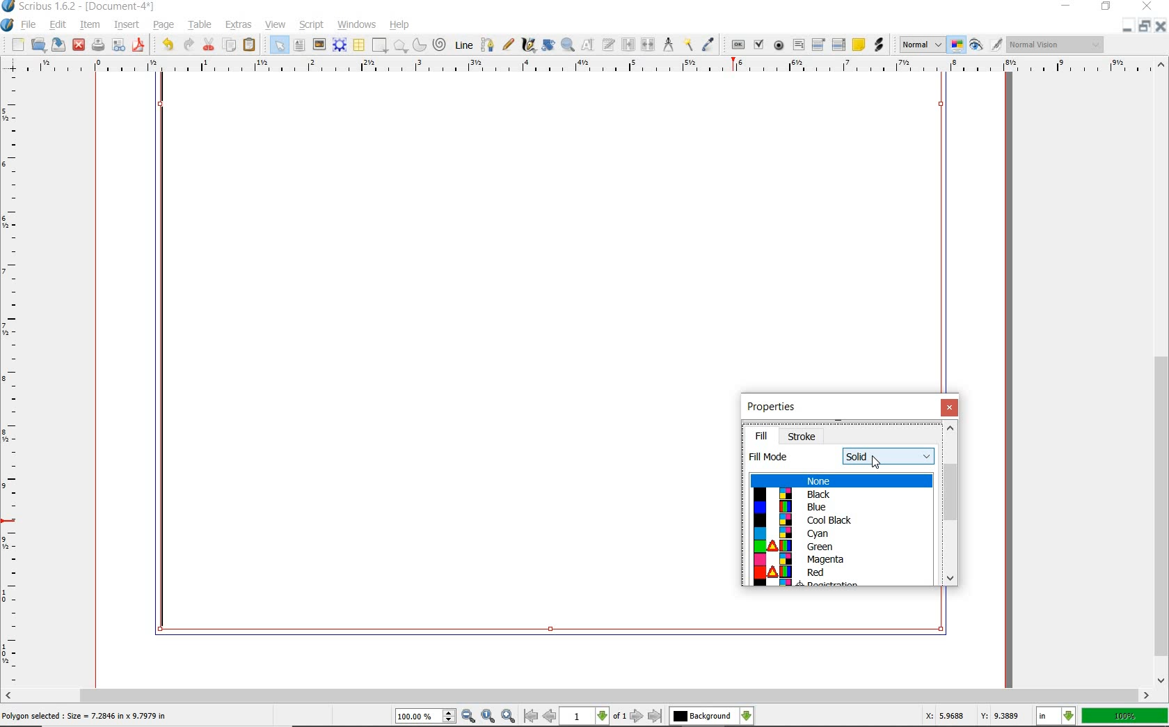 The image size is (1169, 727). What do you see at coordinates (532, 717) in the screenshot?
I see `go to first page` at bounding box center [532, 717].